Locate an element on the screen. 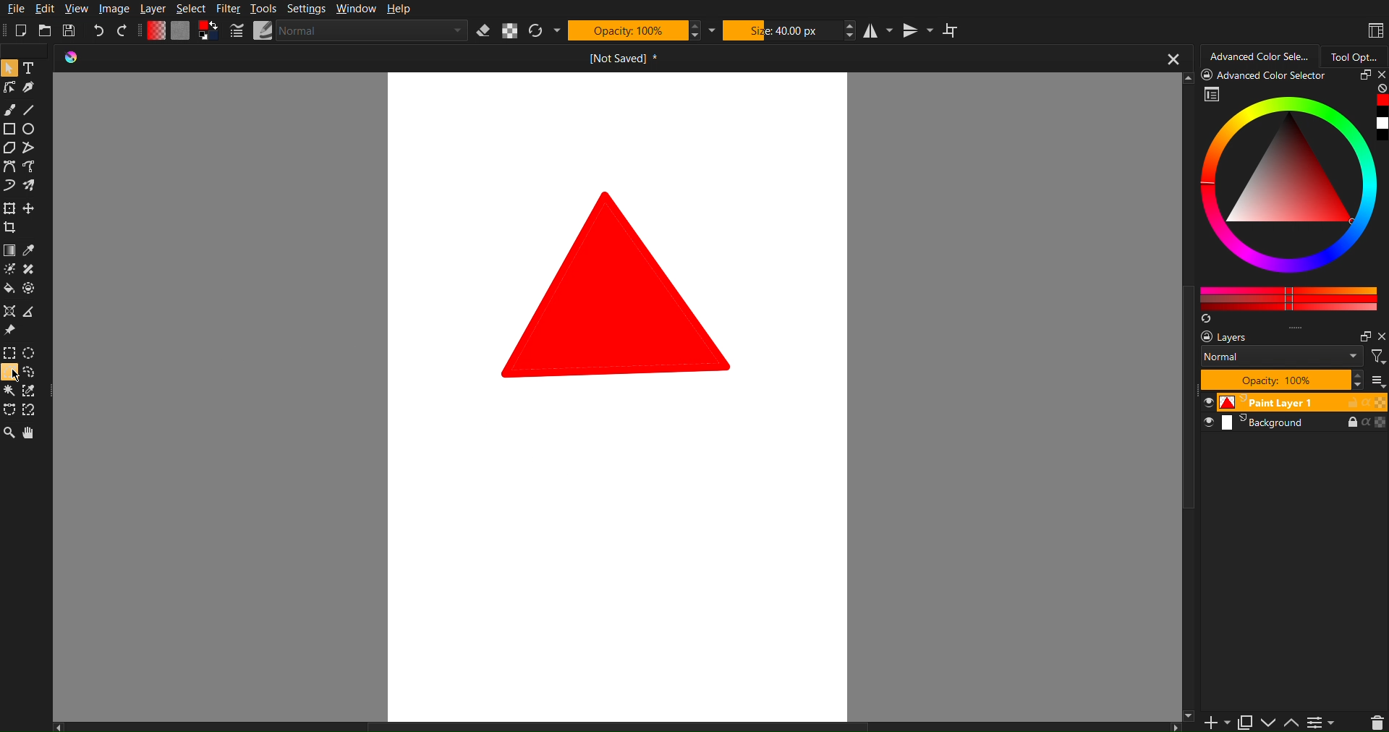 The width and height of the screenshot is (1389, 732). Filter is located at coordinates (229, 9).